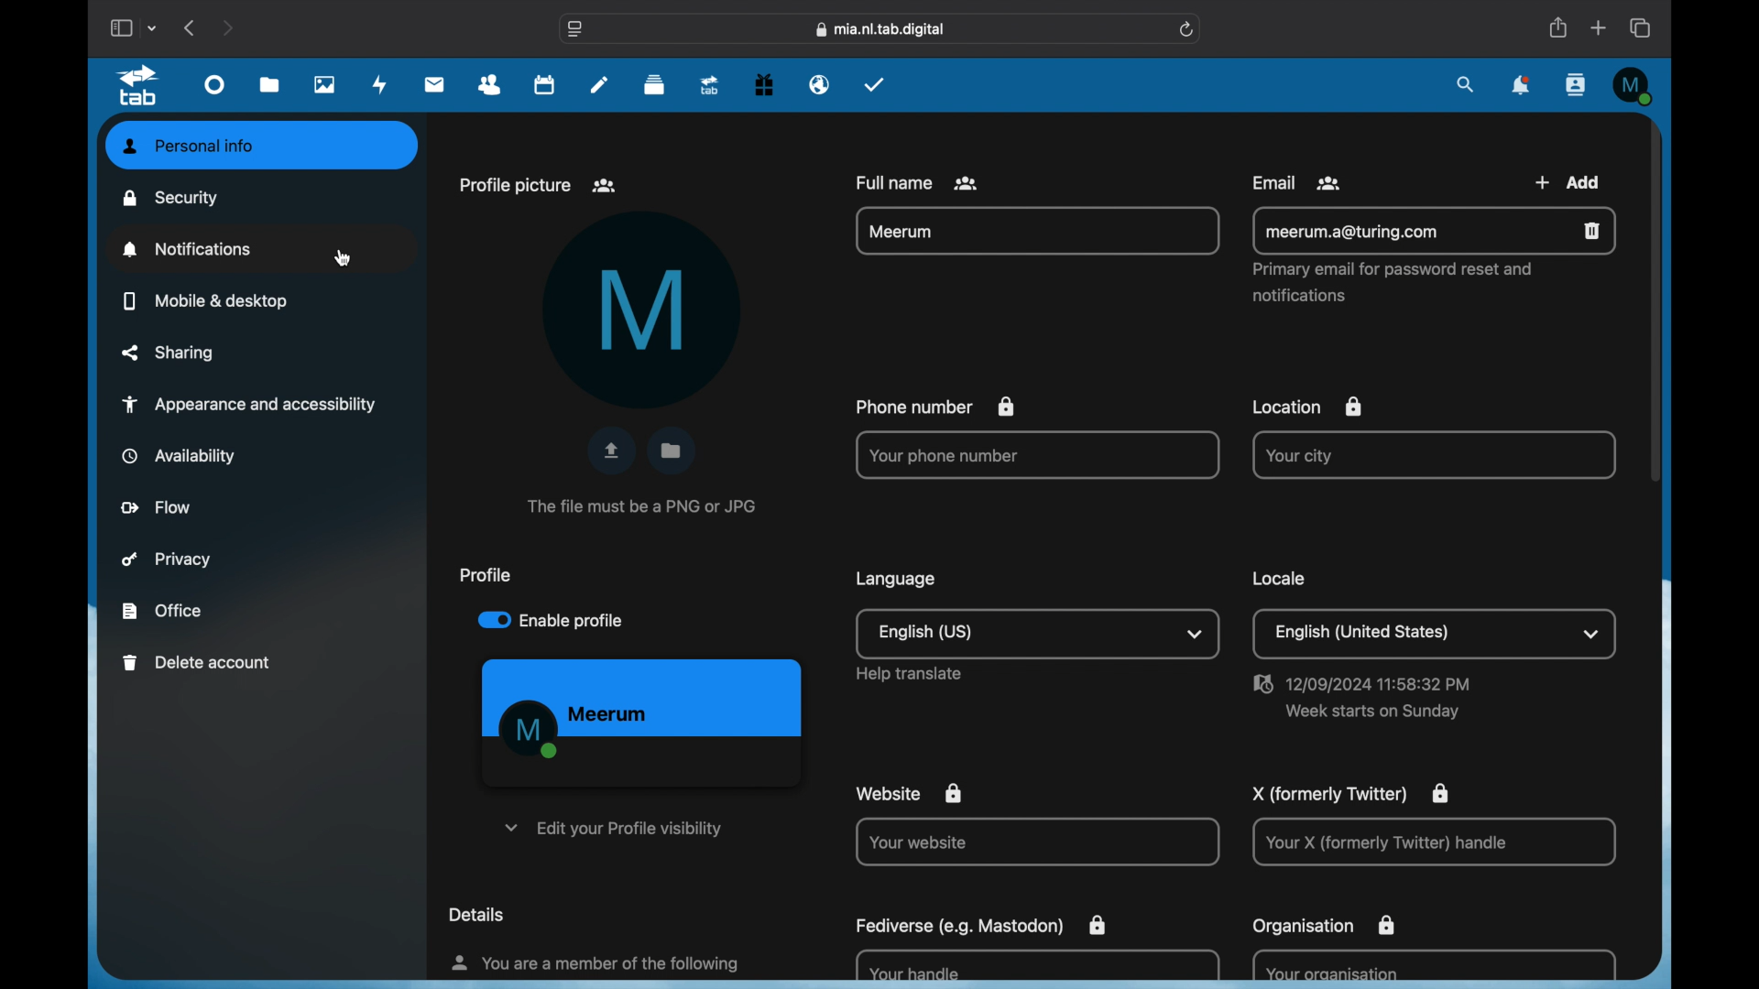 The image size is (1759, 989). Describe the element at coordinates (927, 633) in the screenshot. I see `english` at that location.